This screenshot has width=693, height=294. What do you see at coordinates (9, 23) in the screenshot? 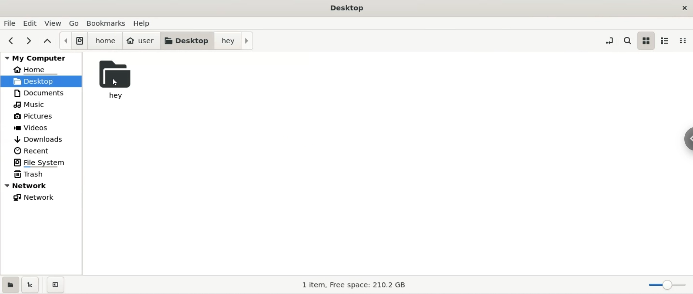
I see `file` at bounding box center [9, 23].